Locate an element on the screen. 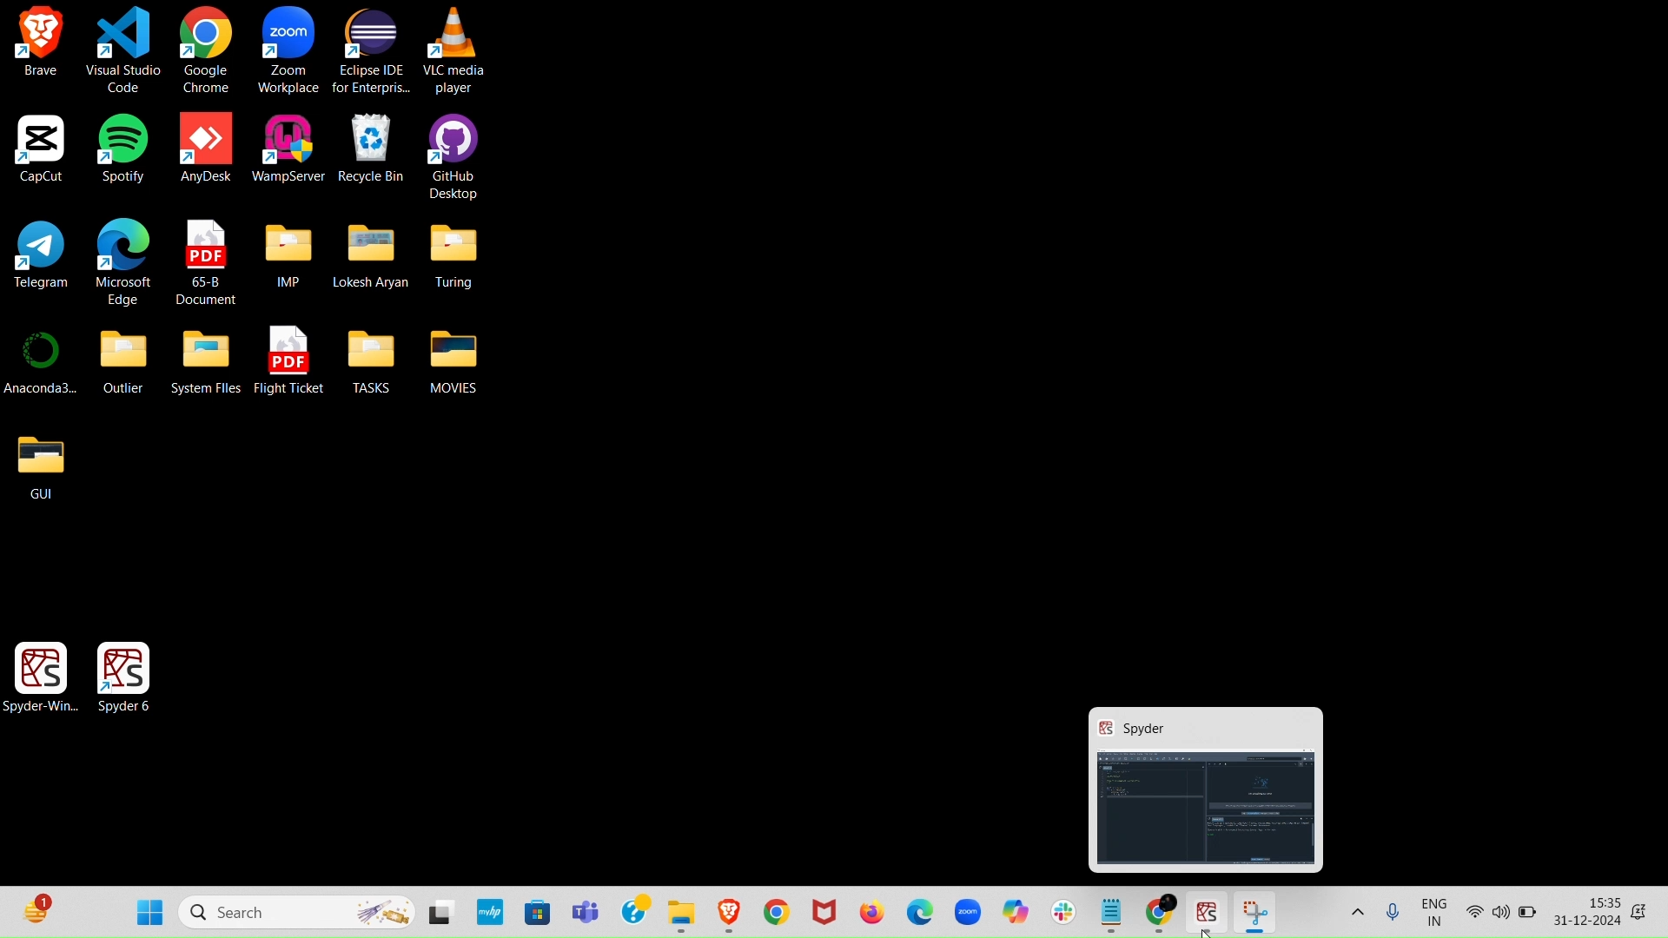 This screenshot has height=938, width=1668. Anaconda3 is located at coordinates (44, 364).